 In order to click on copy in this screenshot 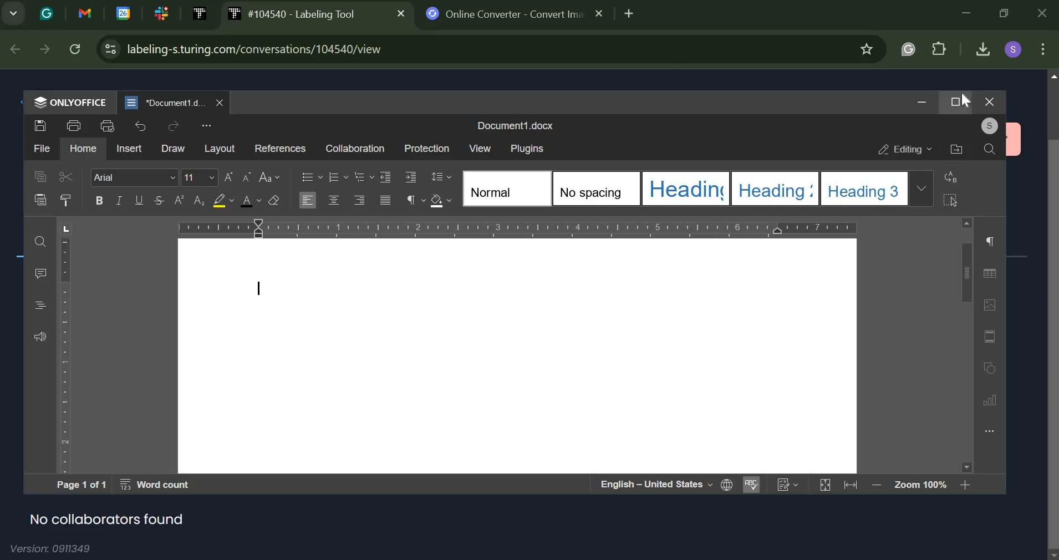, I will do `click(40, 176)`.